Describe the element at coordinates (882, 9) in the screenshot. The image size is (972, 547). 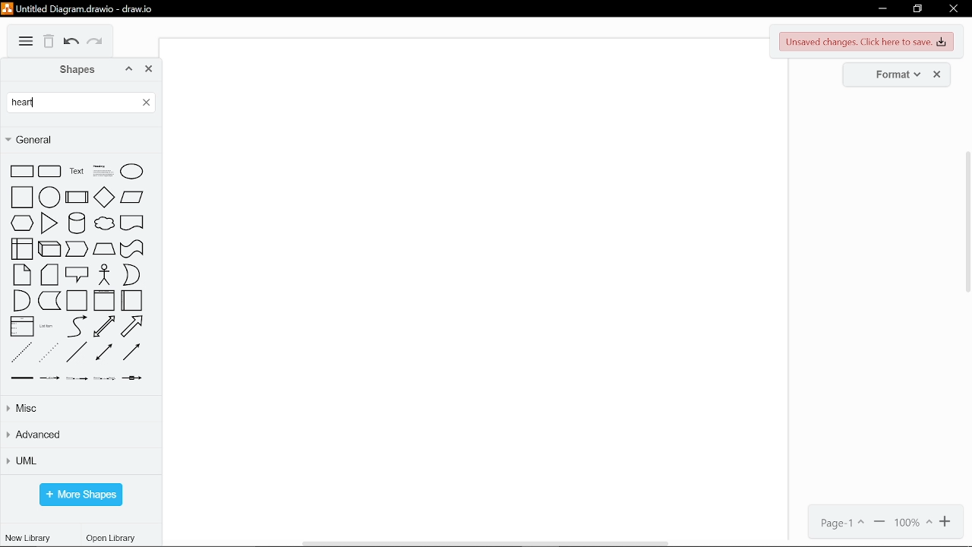
I see `minimize` at that location.